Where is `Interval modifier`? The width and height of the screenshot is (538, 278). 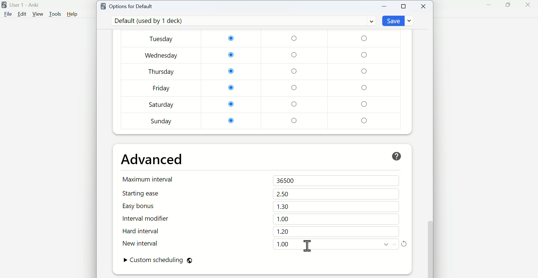 Interval modifier is located at coordinates (148, 219).